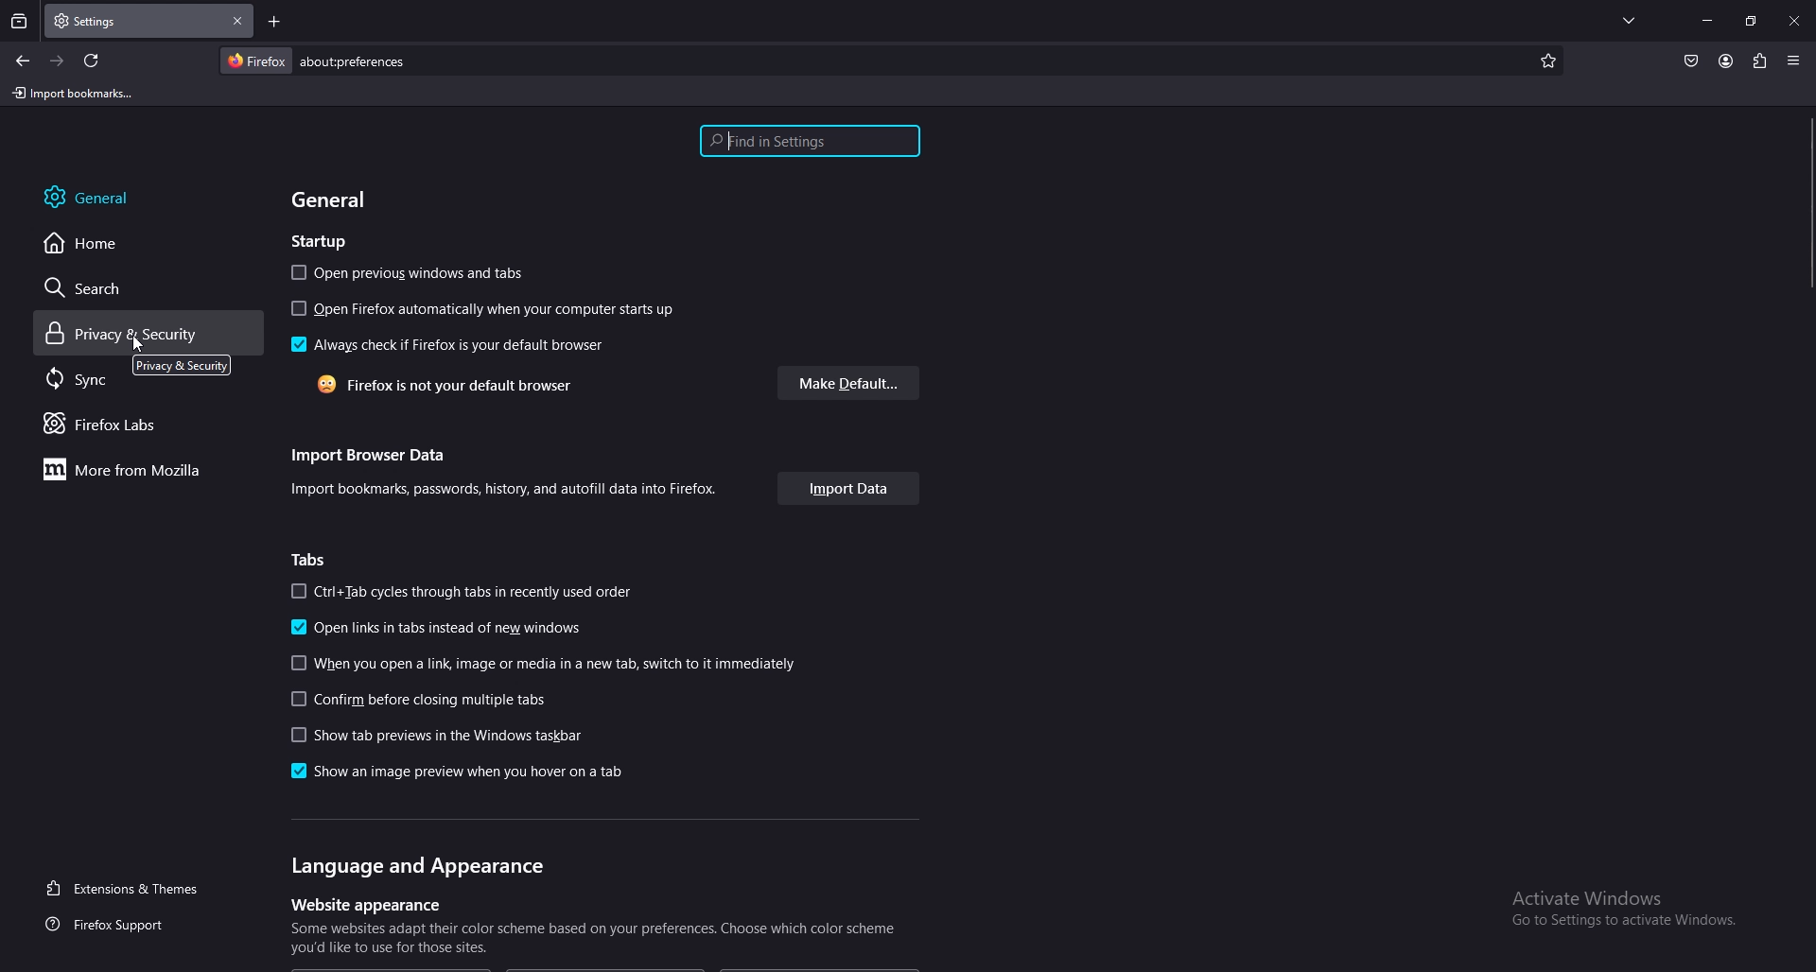 The width and height of the screenshot is (1816, 972). I want to click on find in settings, so click(815, 139).